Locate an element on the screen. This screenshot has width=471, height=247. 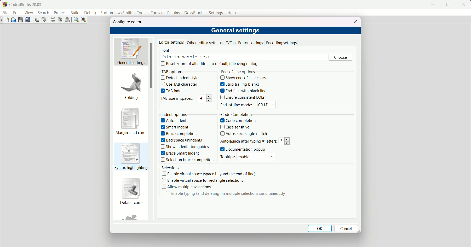
find is located at coordinates (76, 19).